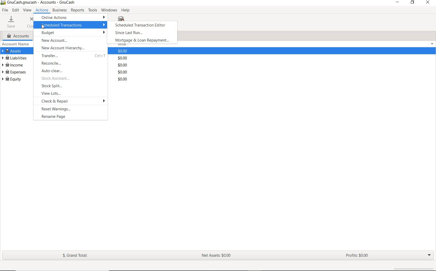 The image size is (436, 271). Describe the element at coordinates (108, 10) in the screenshot. I see `WINDOWS` at that location.